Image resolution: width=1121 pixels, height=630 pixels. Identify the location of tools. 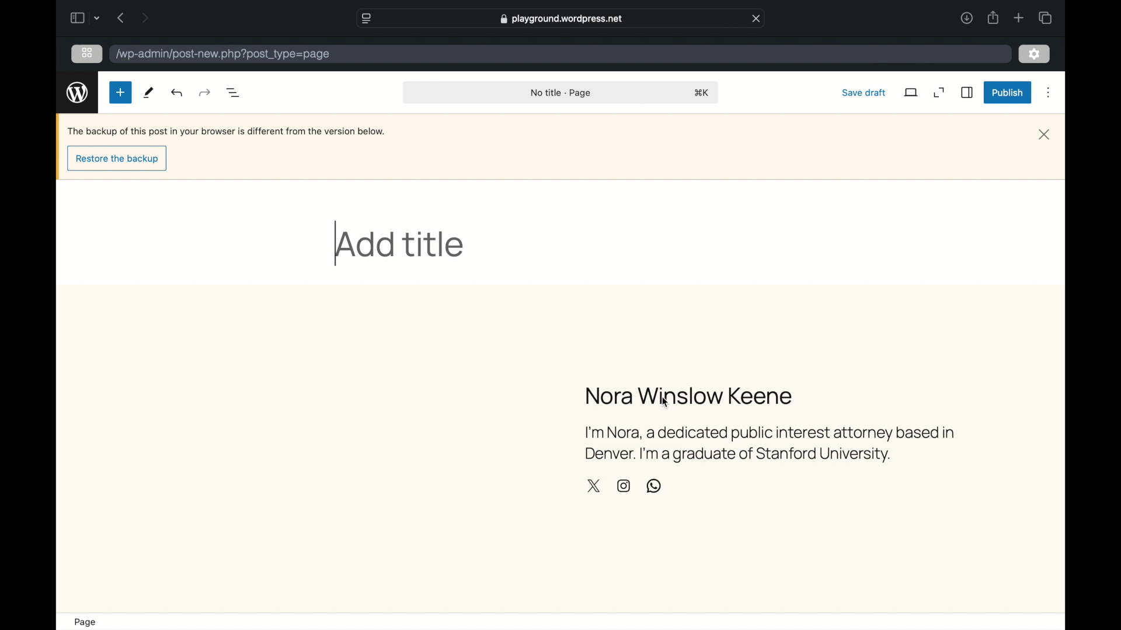
(149, 92).